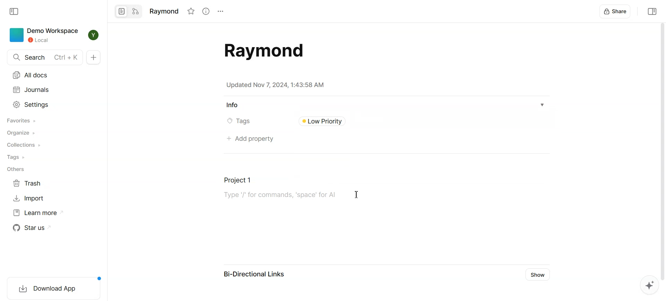 The image size is (666, 301). Describe the element at coordinates (651, 11) in the screenshot. I see `Collapse sidebar` at that location.